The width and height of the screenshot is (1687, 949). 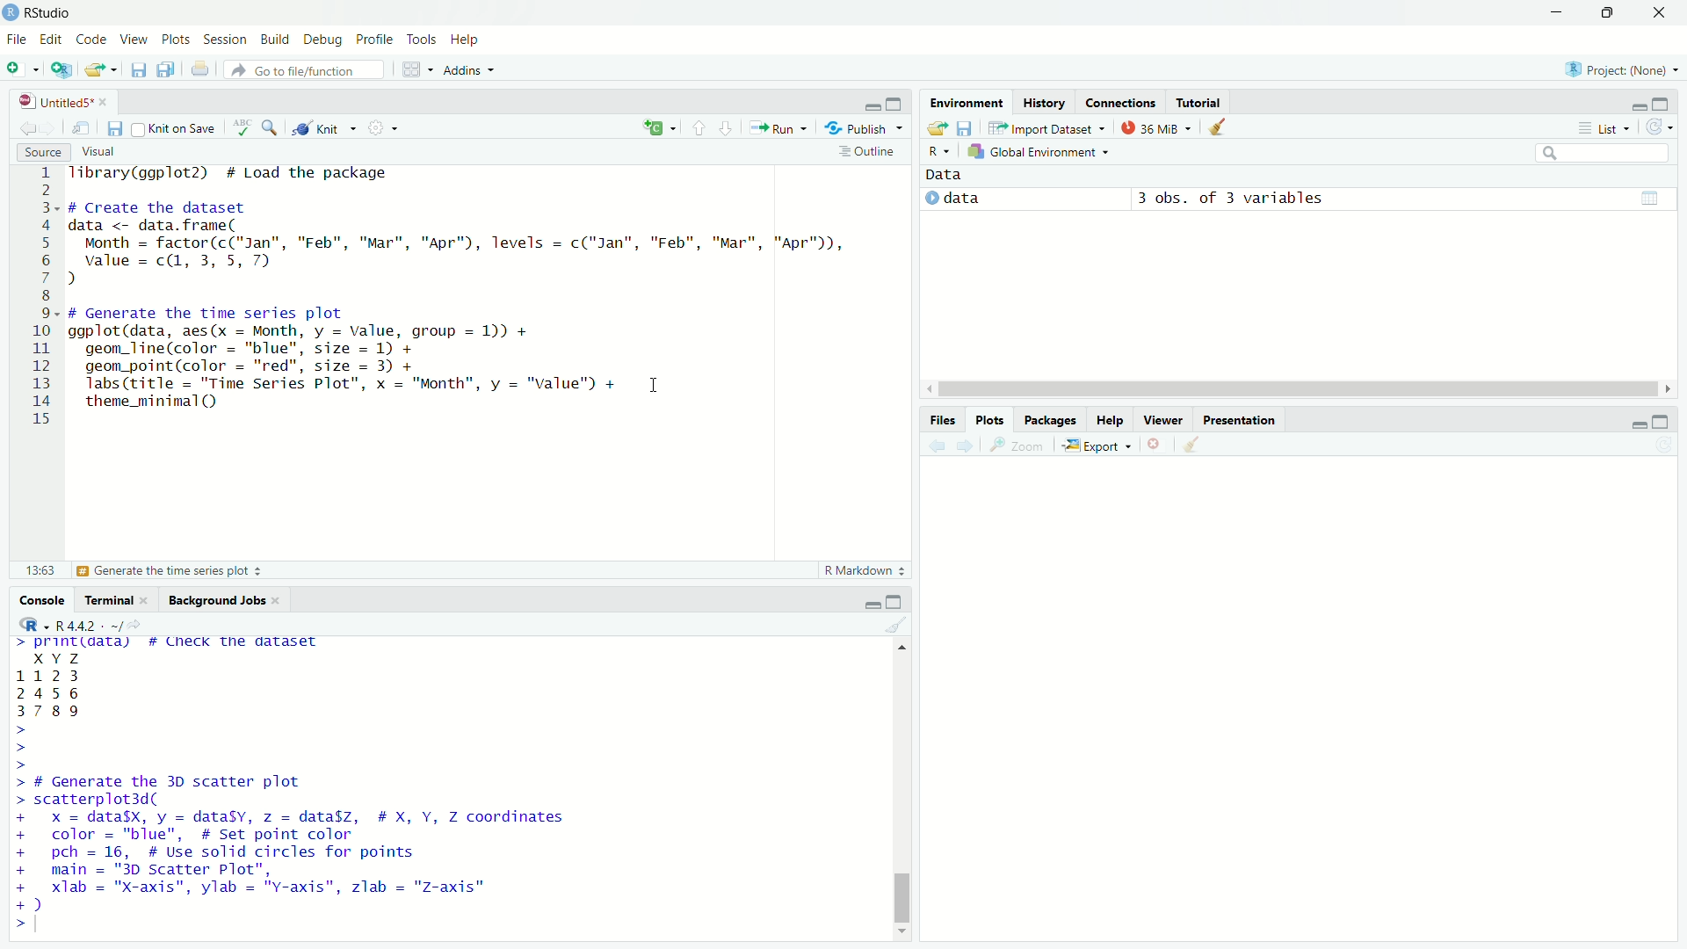 I want to click on show in new window, so click(x=83, y=127).